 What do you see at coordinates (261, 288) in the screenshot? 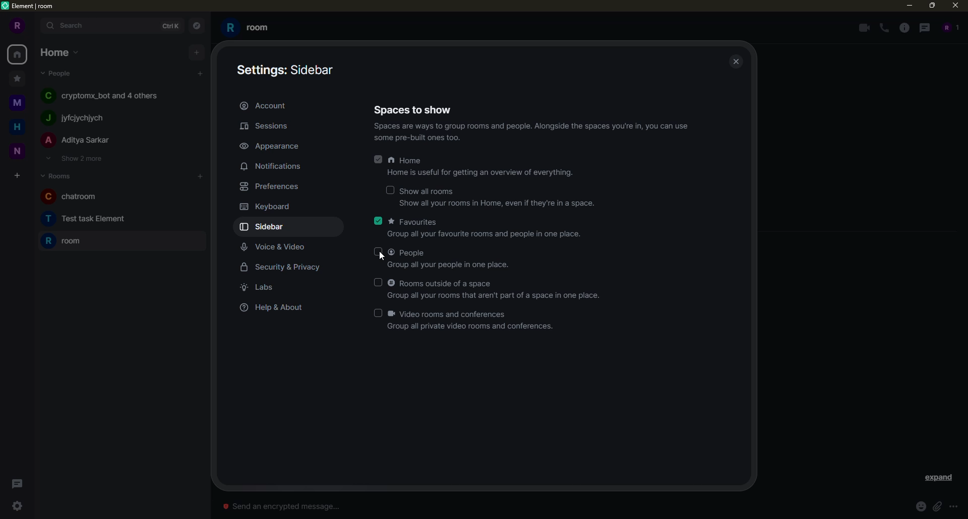
I see `labs` at bounding box center [261, 288].